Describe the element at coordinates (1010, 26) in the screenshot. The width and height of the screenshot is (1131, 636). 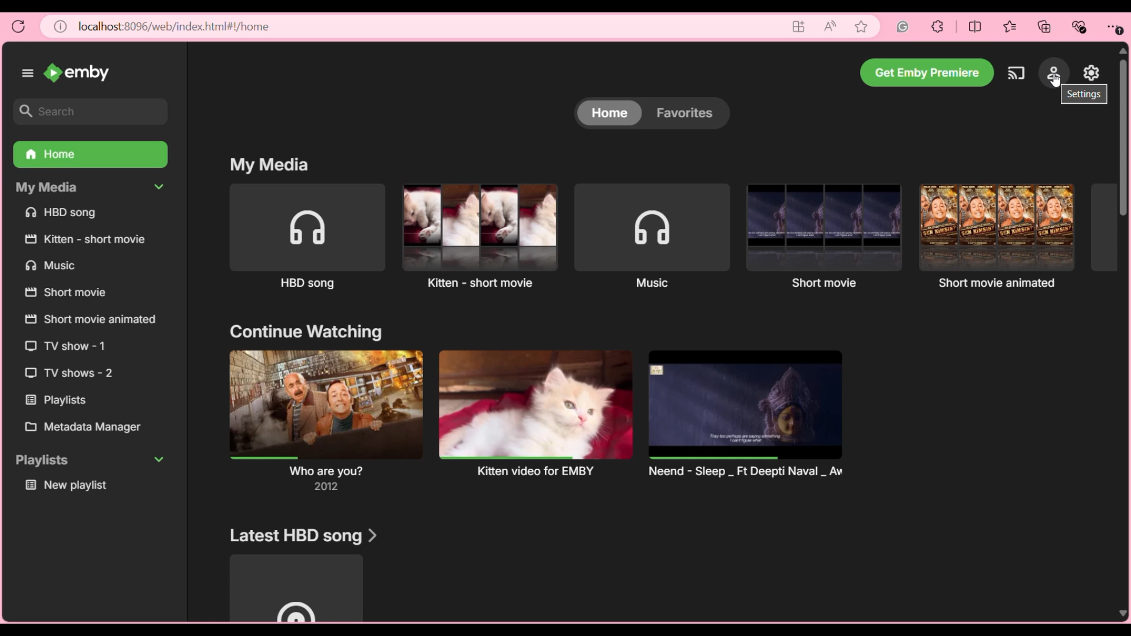
I see `Browser favorites` at that location.